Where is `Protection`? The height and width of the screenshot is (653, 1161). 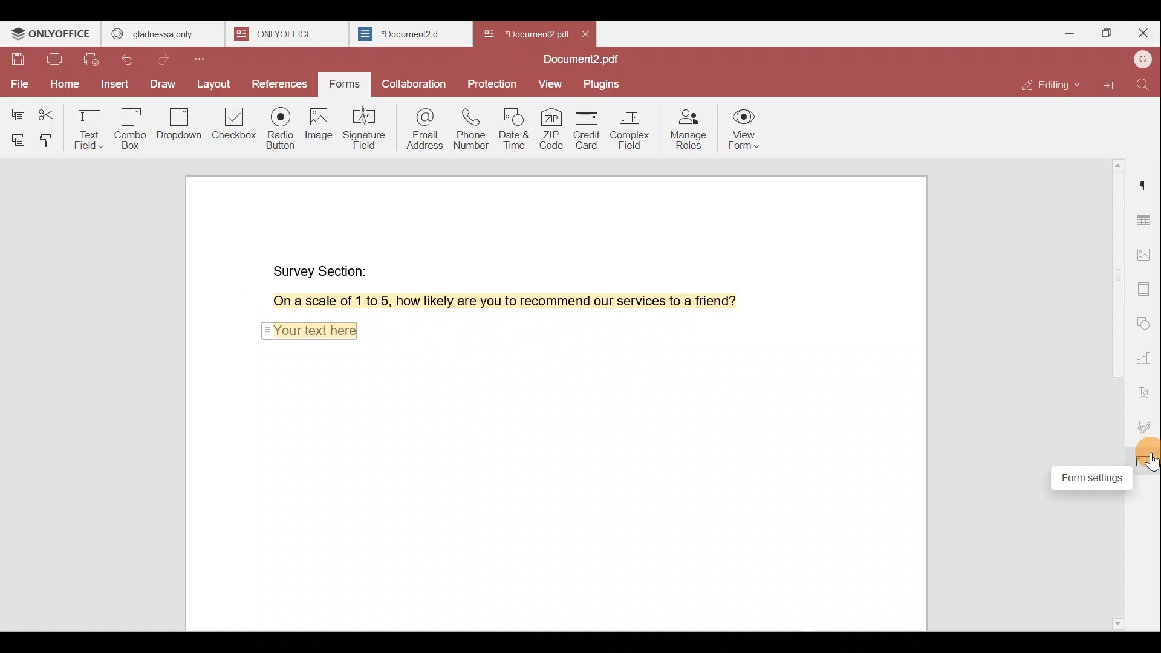 Protection is located at coordinates (495, 80).